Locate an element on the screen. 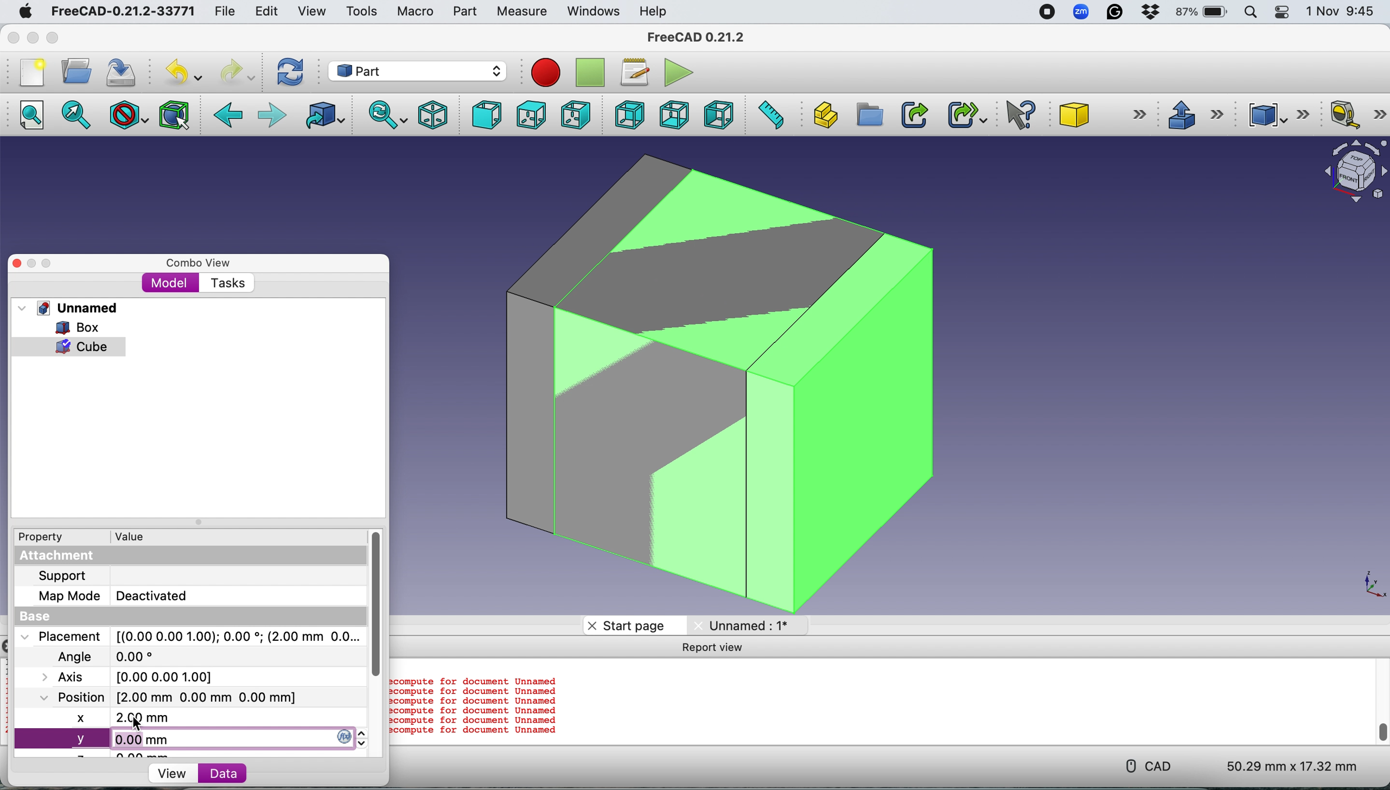  Data is located at coordinates (248, 774).